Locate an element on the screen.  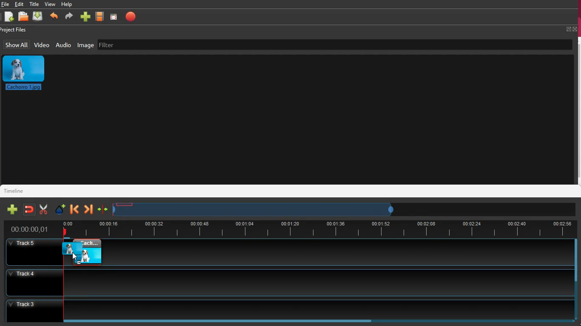
compress is located at coordinates (103, 211).